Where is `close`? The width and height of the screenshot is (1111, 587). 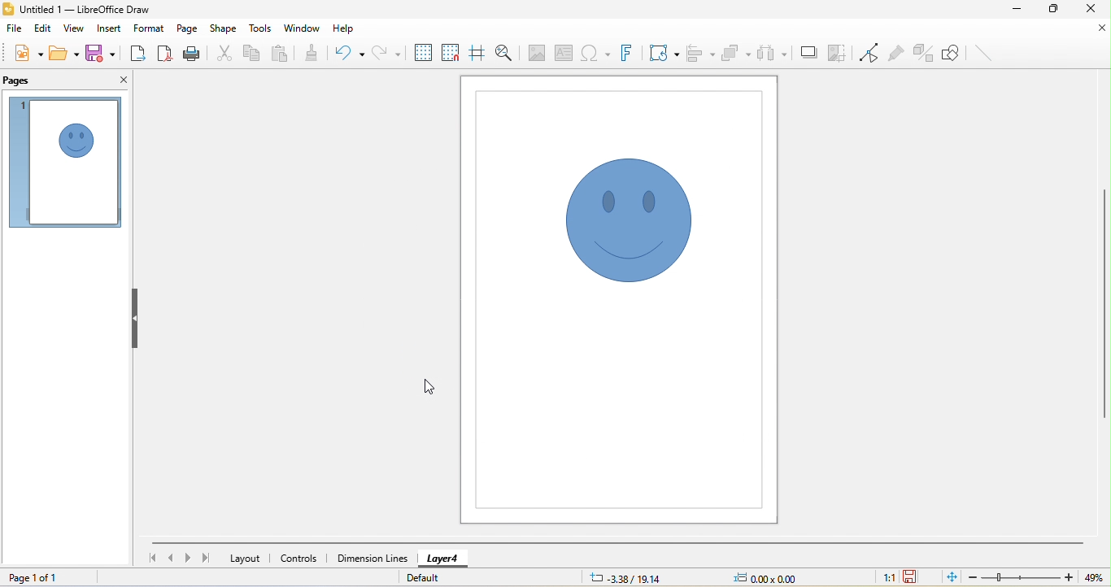 close is located at coordinates (1090, 9).